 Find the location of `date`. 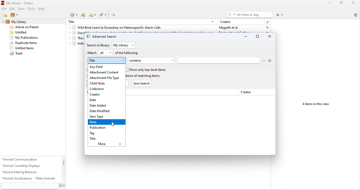

date is located at coordinates (94, 100).